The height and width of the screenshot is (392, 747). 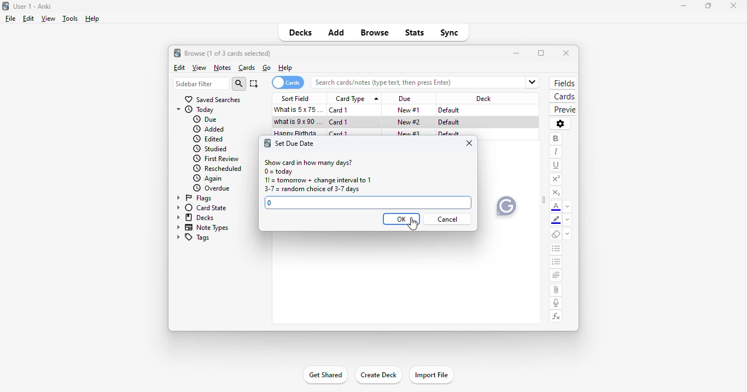 I want to click on today, so click(x=196, y=110).